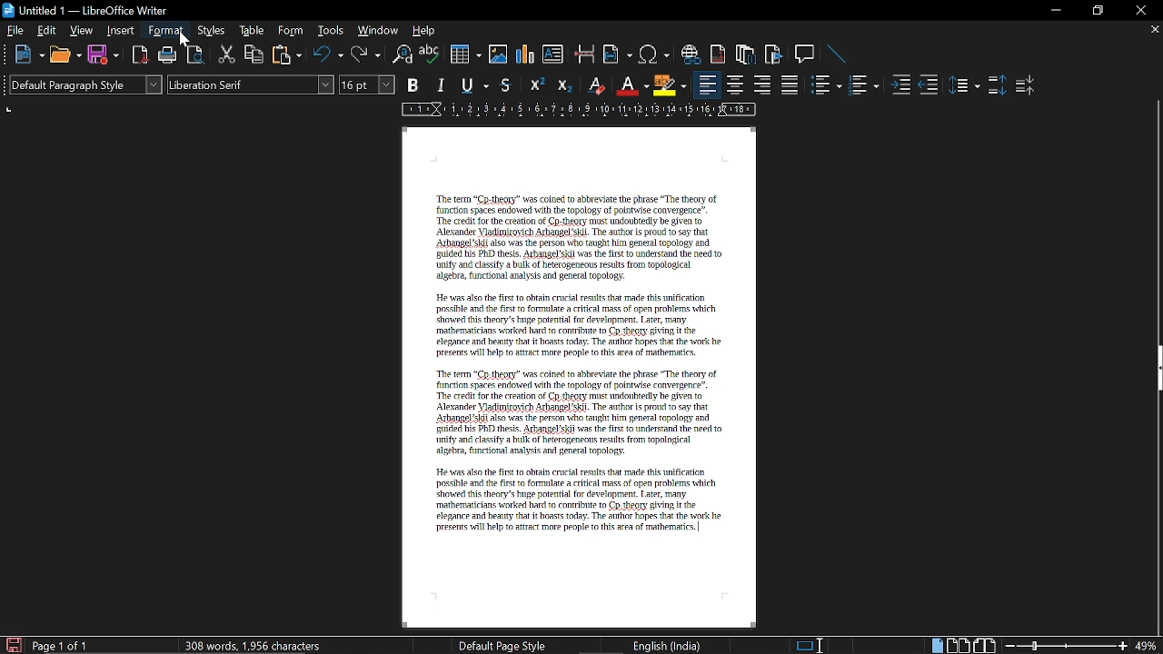 This screenshot has width=1163, height=654. I want to click on Increase indent, so click(903, 84).